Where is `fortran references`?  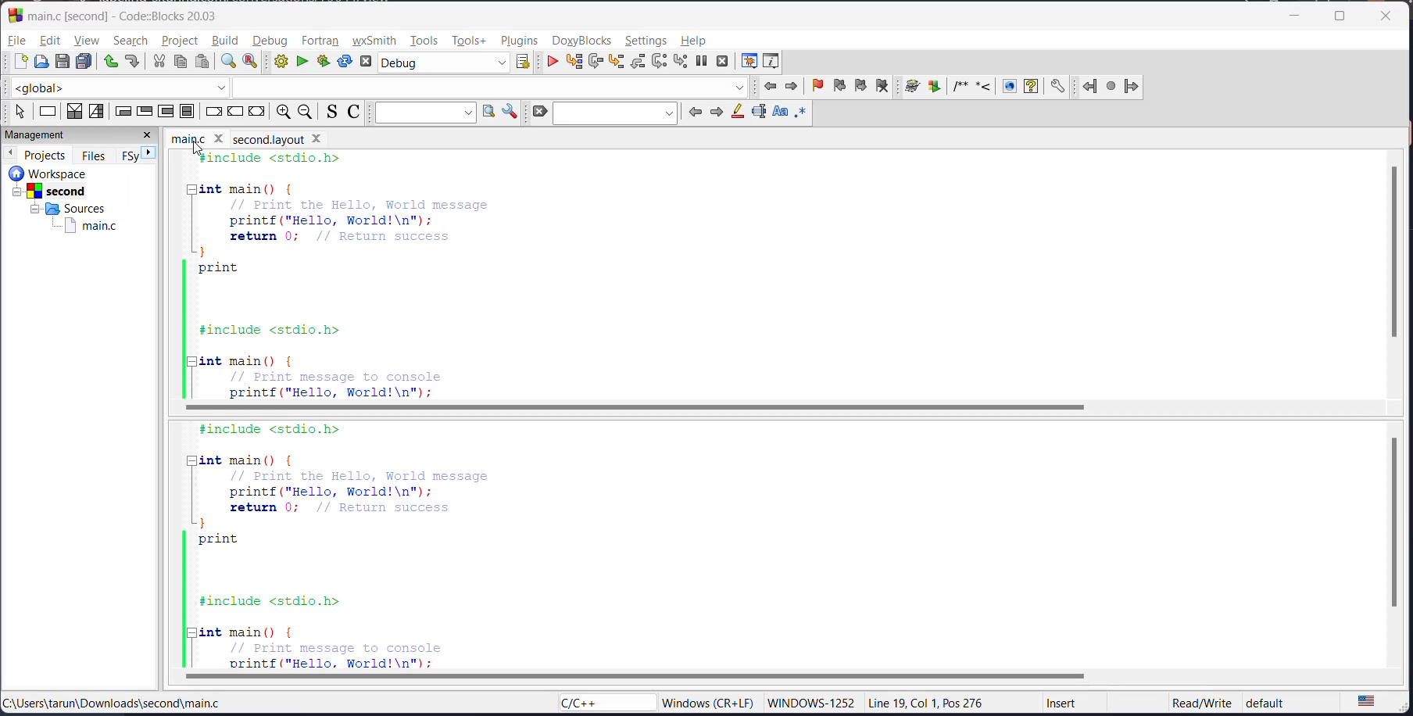 fortran references is located at coordinates (1112, 88).